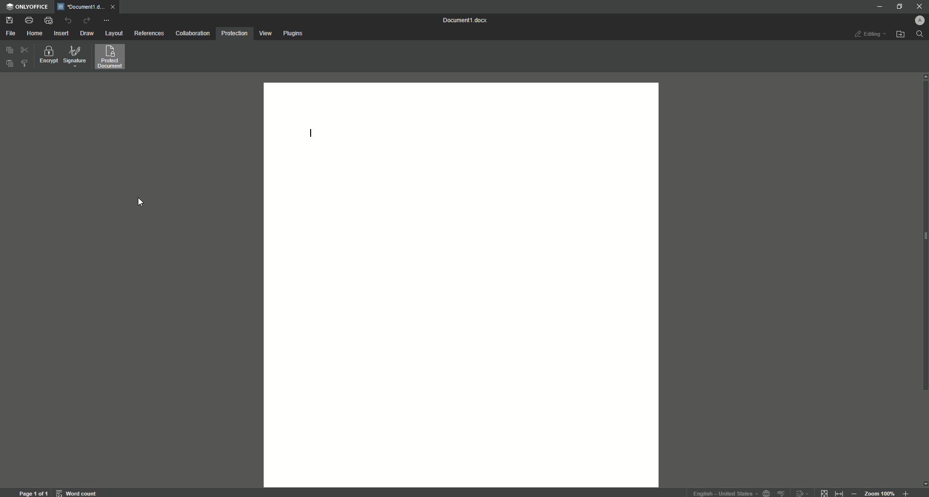  Describe the element at coordinates (824, 491) in the screenshot. I see `fit to page` at that location.